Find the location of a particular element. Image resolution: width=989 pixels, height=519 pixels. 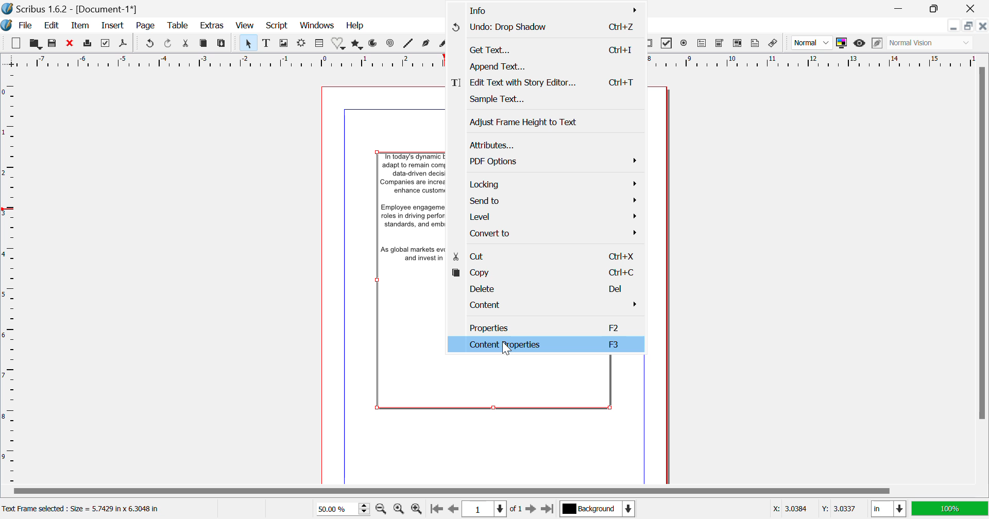

New is located at coordinates (15, 41).